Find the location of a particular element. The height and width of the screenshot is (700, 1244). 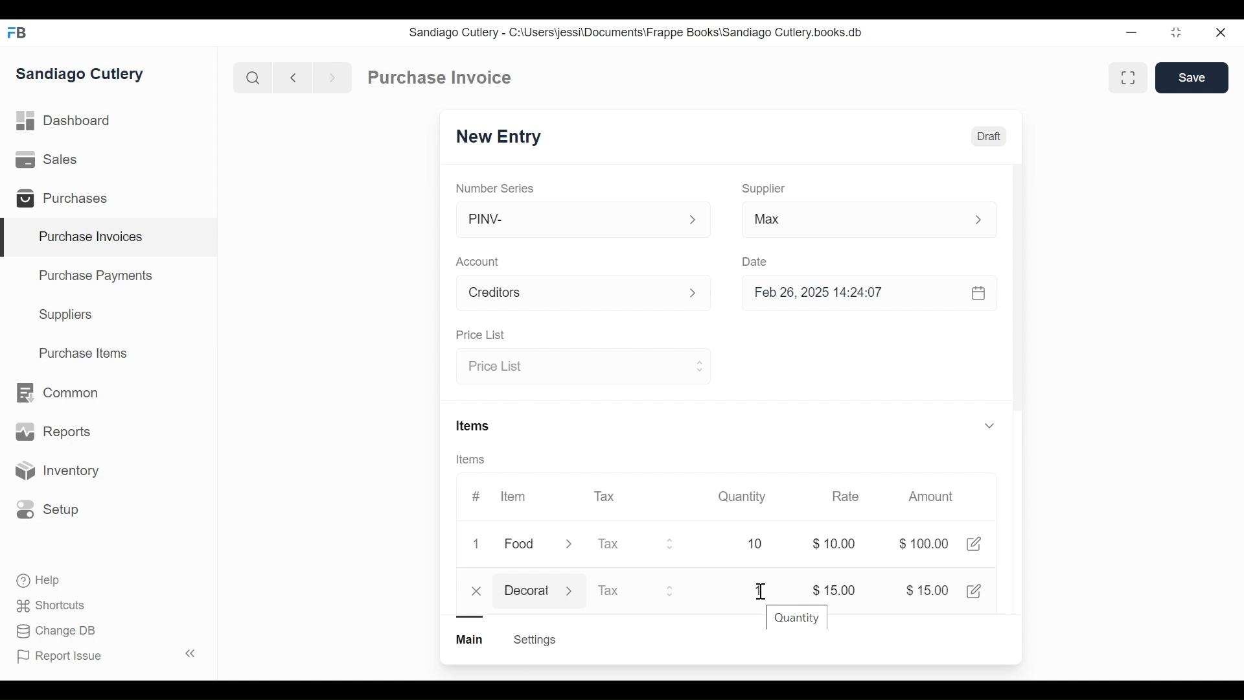

Naviagate back is located at coordinates (294, 76).